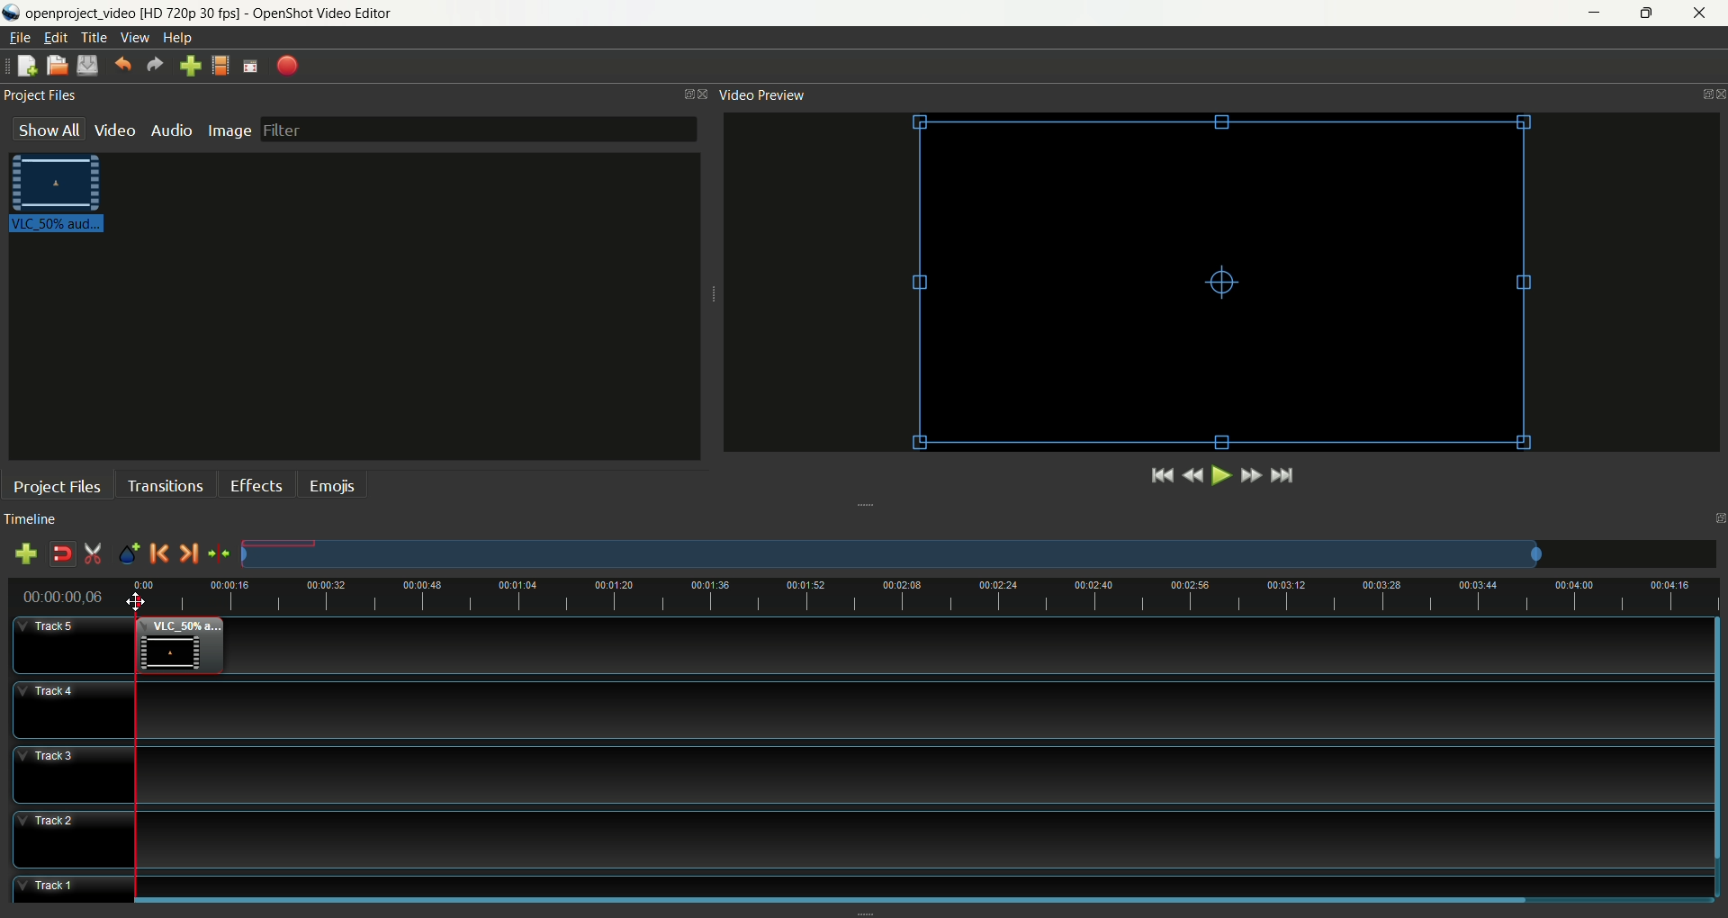 This screenshot has width=1728, height=918. I want to click on maximize, so click(1651, 13).